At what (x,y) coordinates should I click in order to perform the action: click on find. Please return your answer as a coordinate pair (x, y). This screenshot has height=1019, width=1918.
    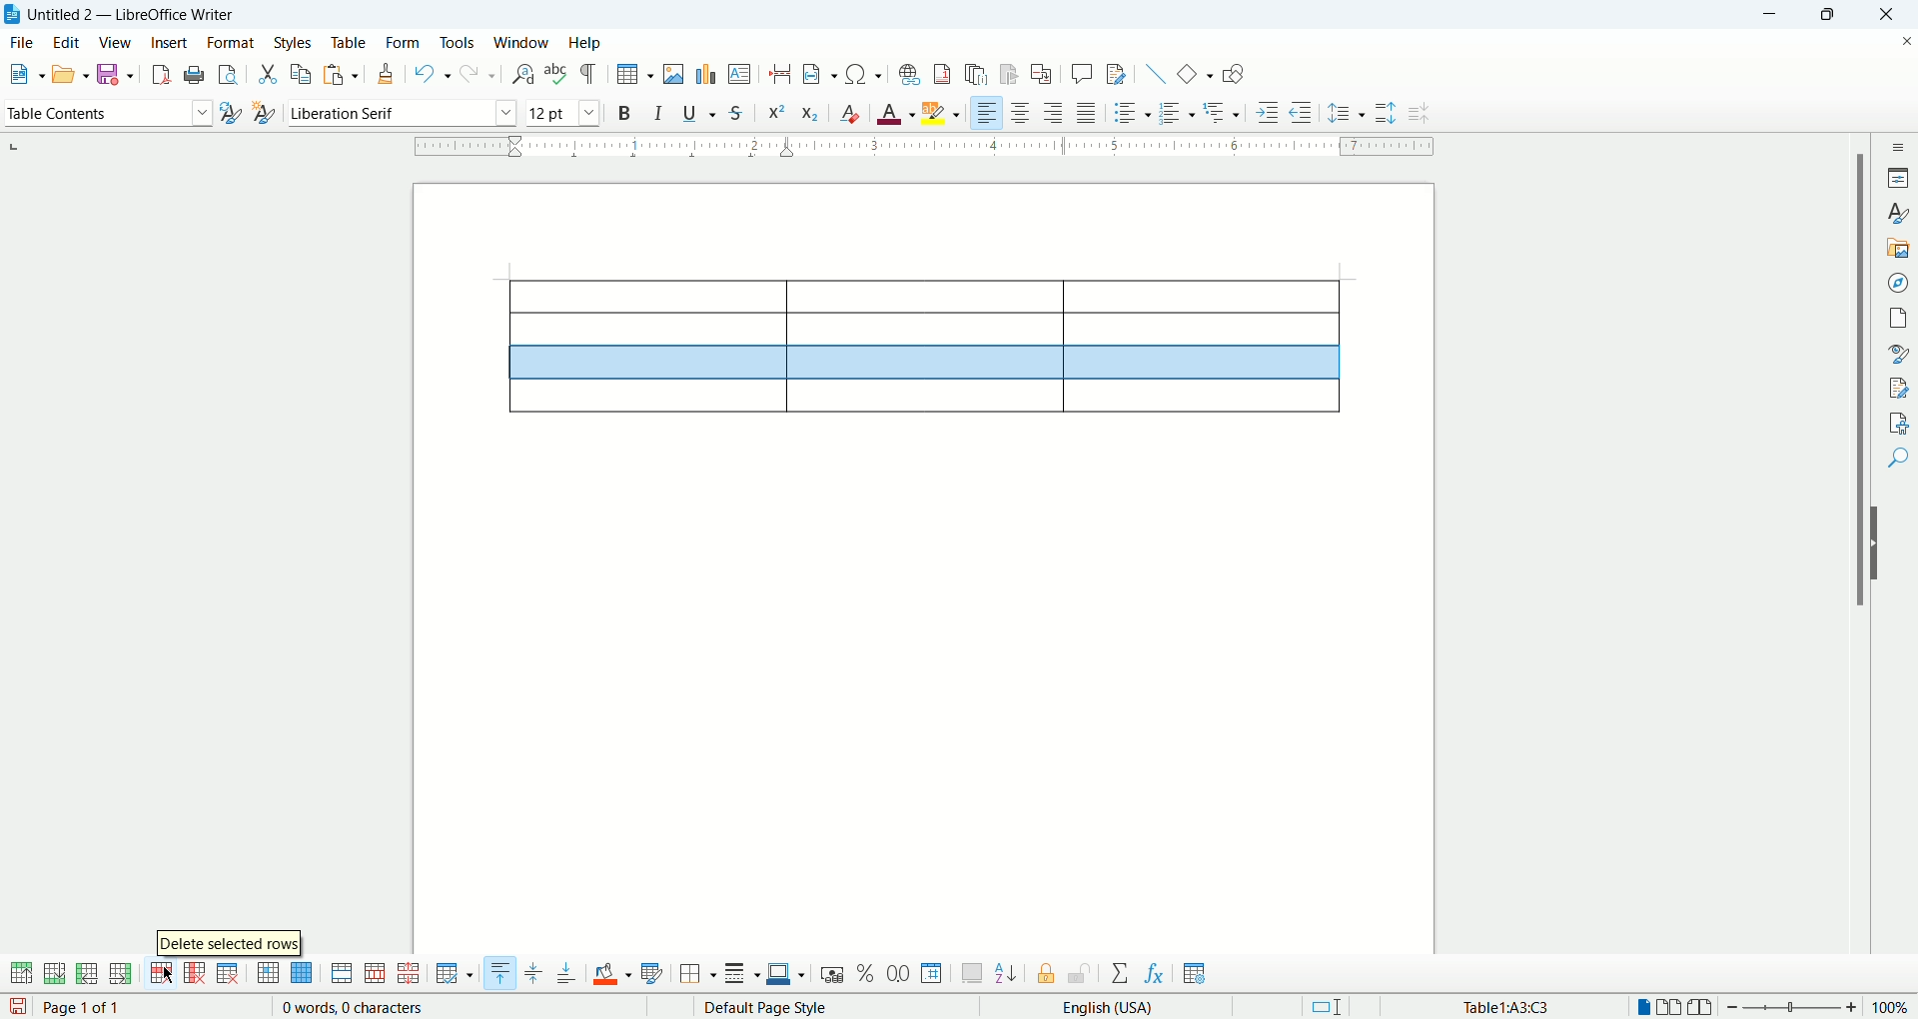
    Looking at the image, I should click on (1896, 458).